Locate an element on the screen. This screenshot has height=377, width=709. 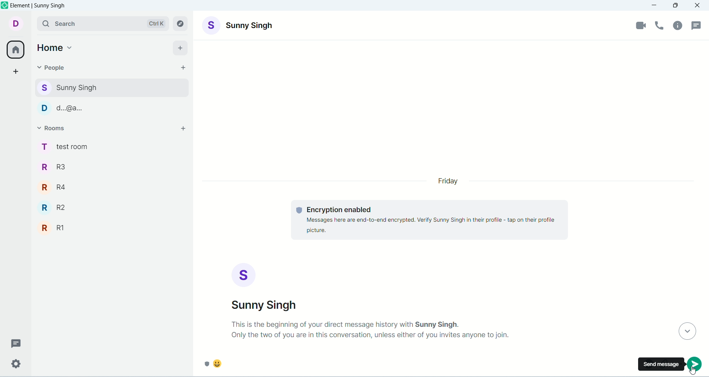
room info is located at coordinates (678, 27).